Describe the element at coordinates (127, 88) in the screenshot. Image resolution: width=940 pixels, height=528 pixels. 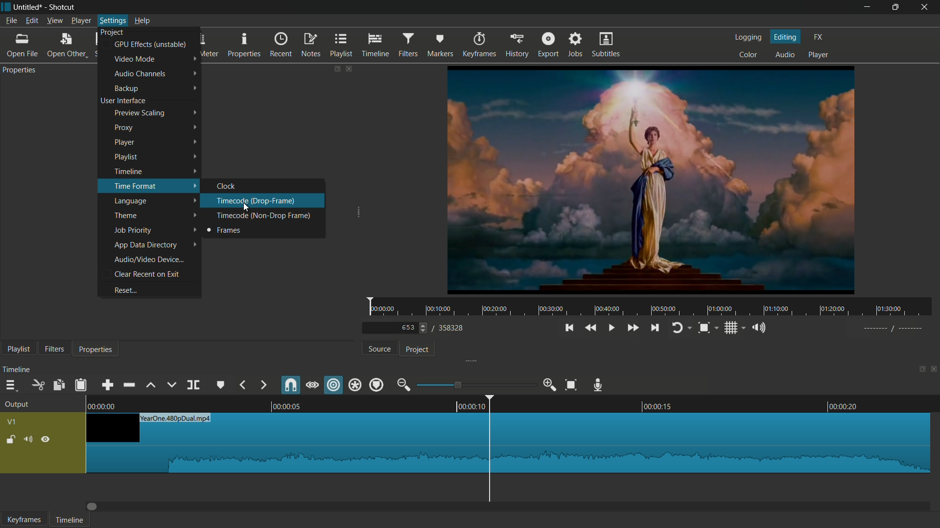
I see `backup` at that location.